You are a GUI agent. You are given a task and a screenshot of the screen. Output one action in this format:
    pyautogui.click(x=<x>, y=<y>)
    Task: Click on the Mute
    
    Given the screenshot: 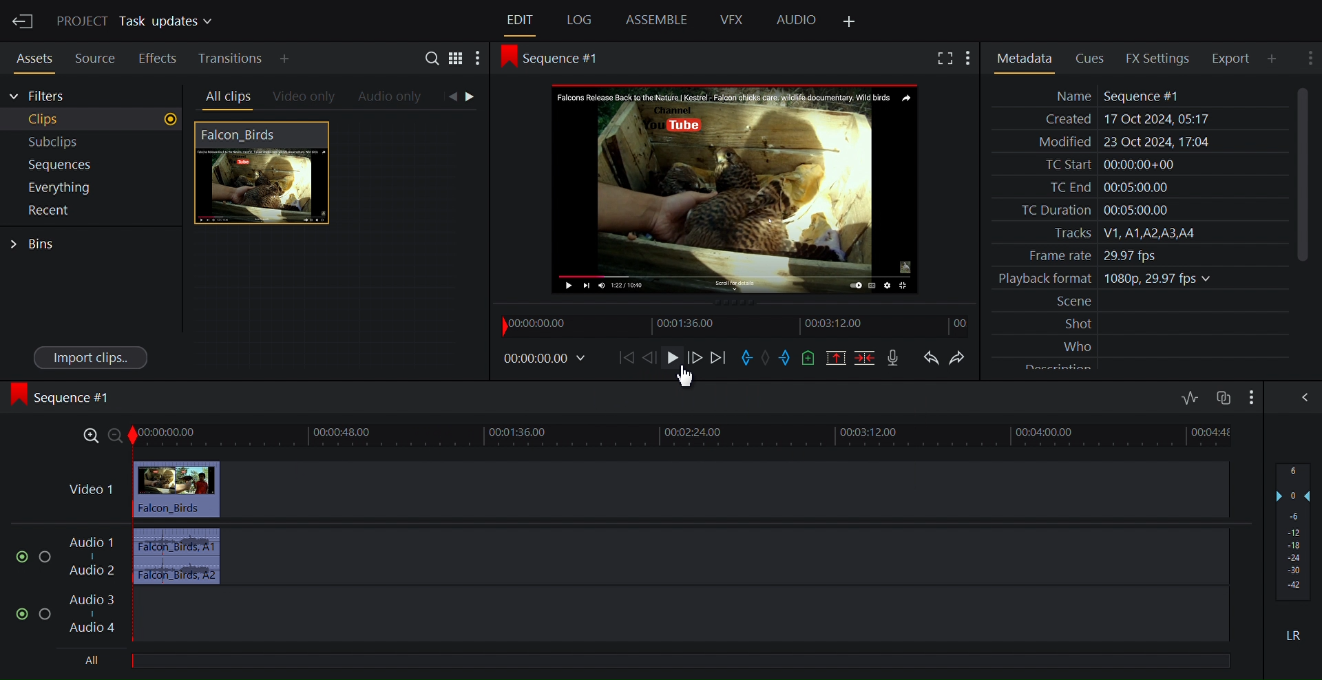 What is the action you would take?
    pyautogui.click(x=1295, y=635)
    